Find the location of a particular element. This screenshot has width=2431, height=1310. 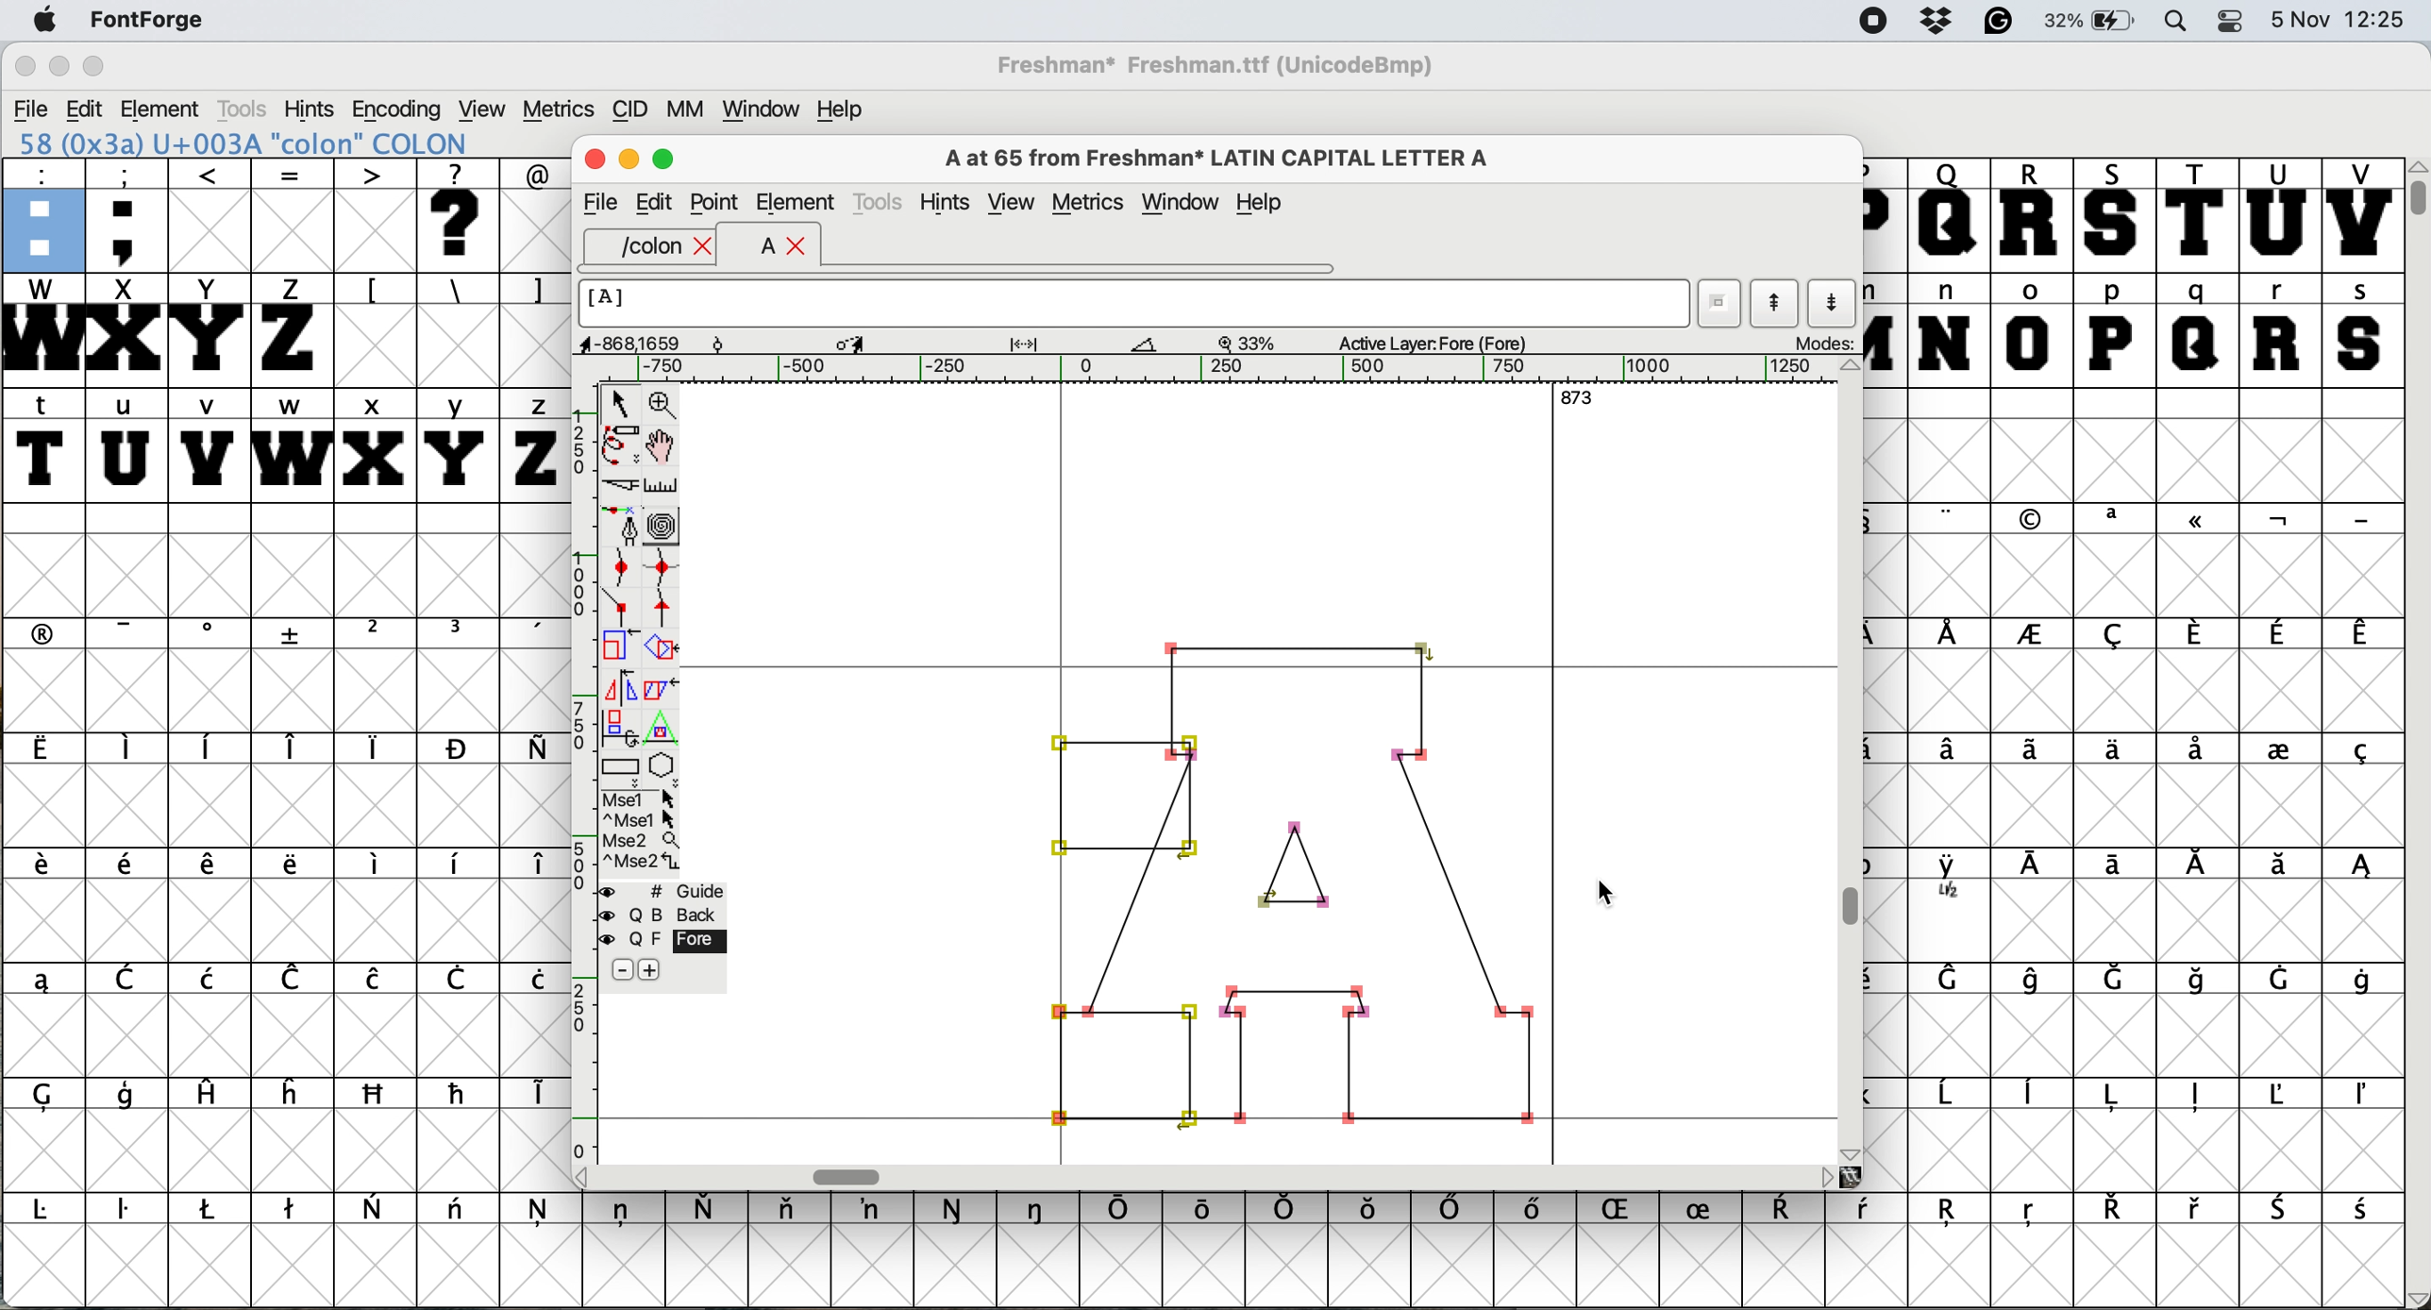

scroll by hand is located at coordinates (666, 441).